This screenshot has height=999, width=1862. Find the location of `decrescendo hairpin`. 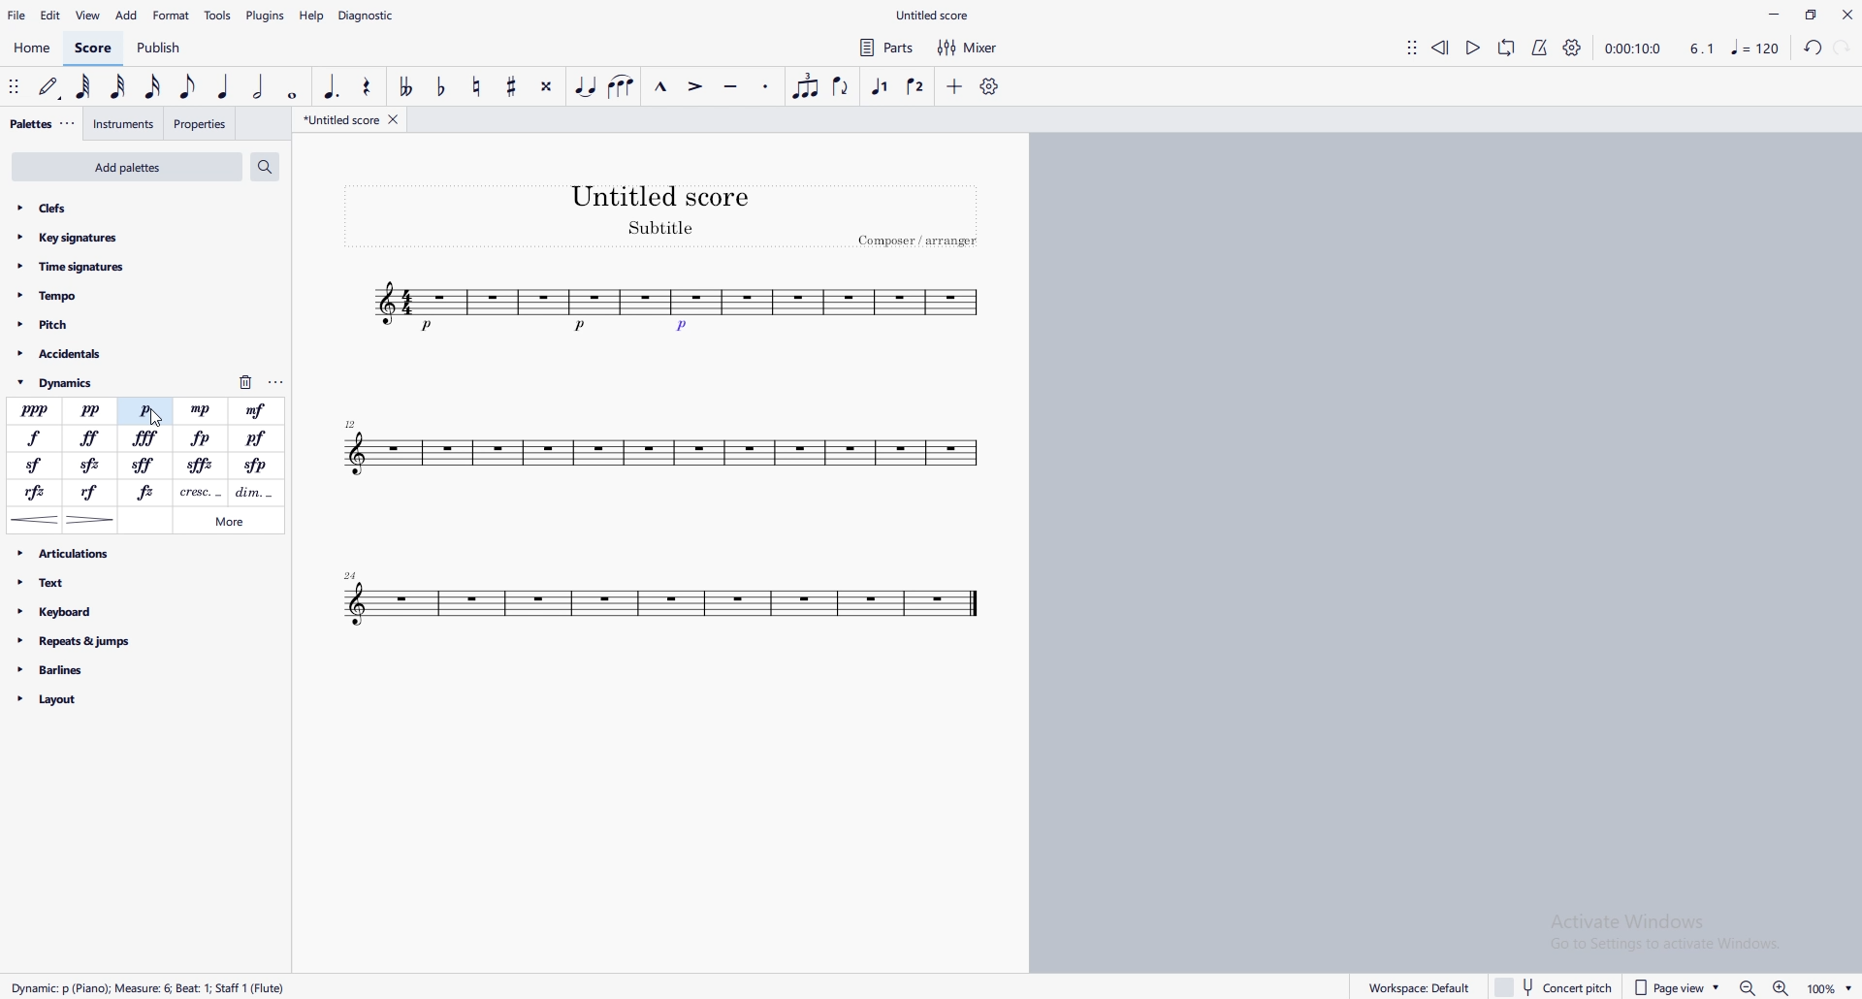

decrescendo hairpin is located at coordinates (91, 521).